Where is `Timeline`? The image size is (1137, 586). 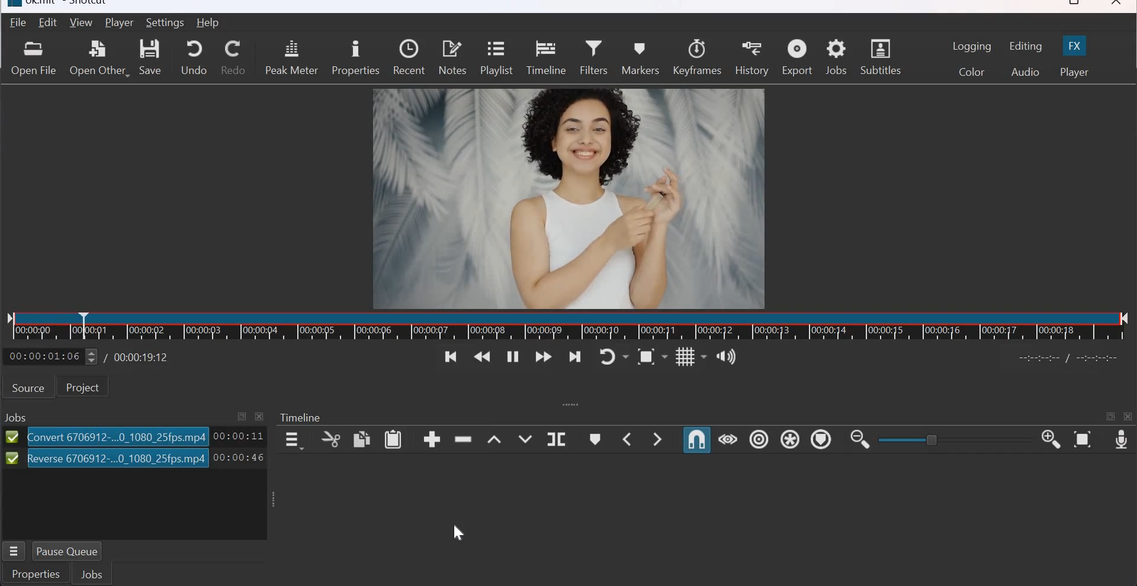
Timeline is located at coordinates (545, 57).